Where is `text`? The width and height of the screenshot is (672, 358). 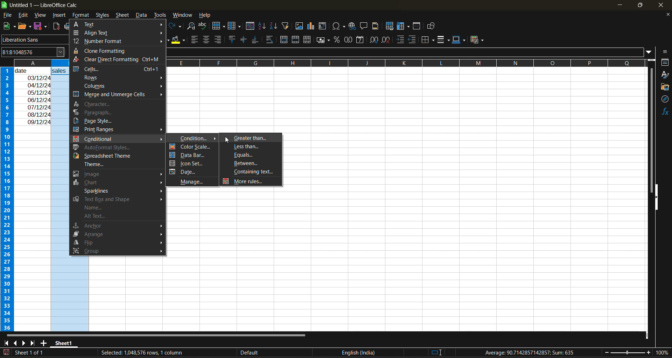
text is located at coordinates (87, 24).